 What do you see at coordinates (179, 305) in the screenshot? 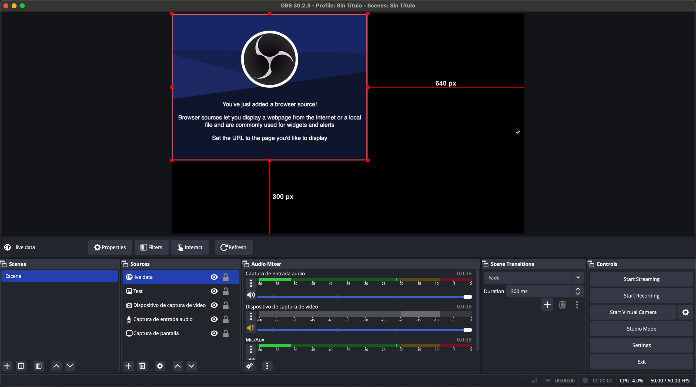
I see `audio input capture` at bounding box center [179, 305].